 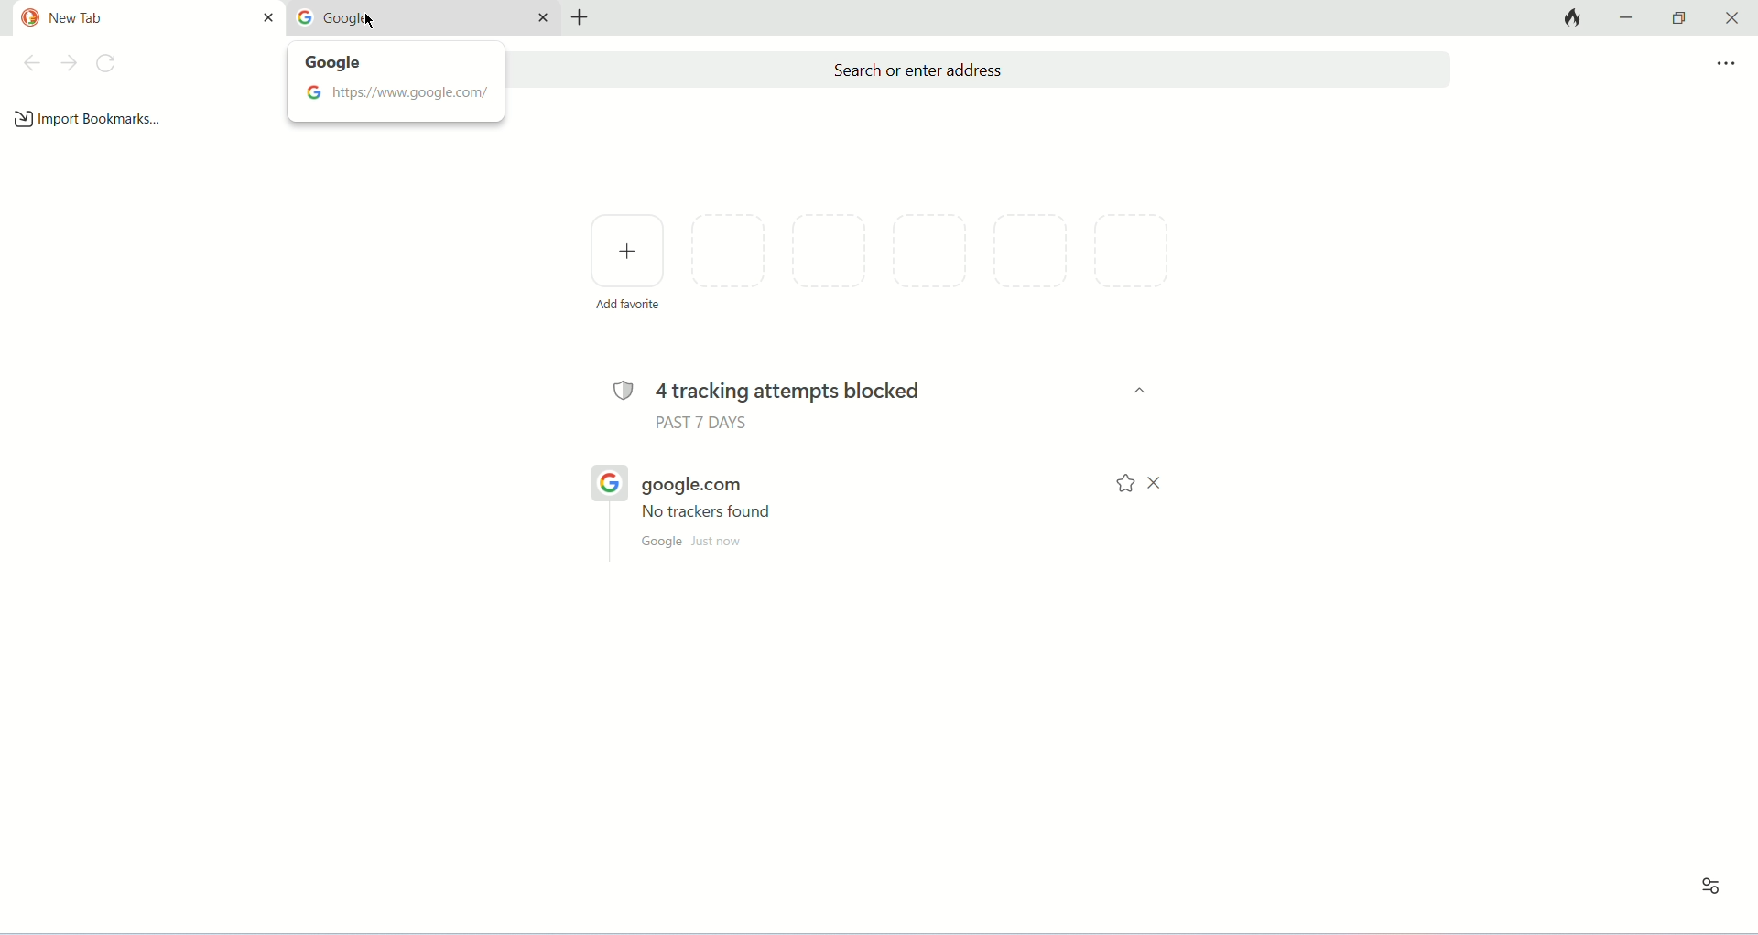 I want to click on google.com, so click(x=689, y=489).